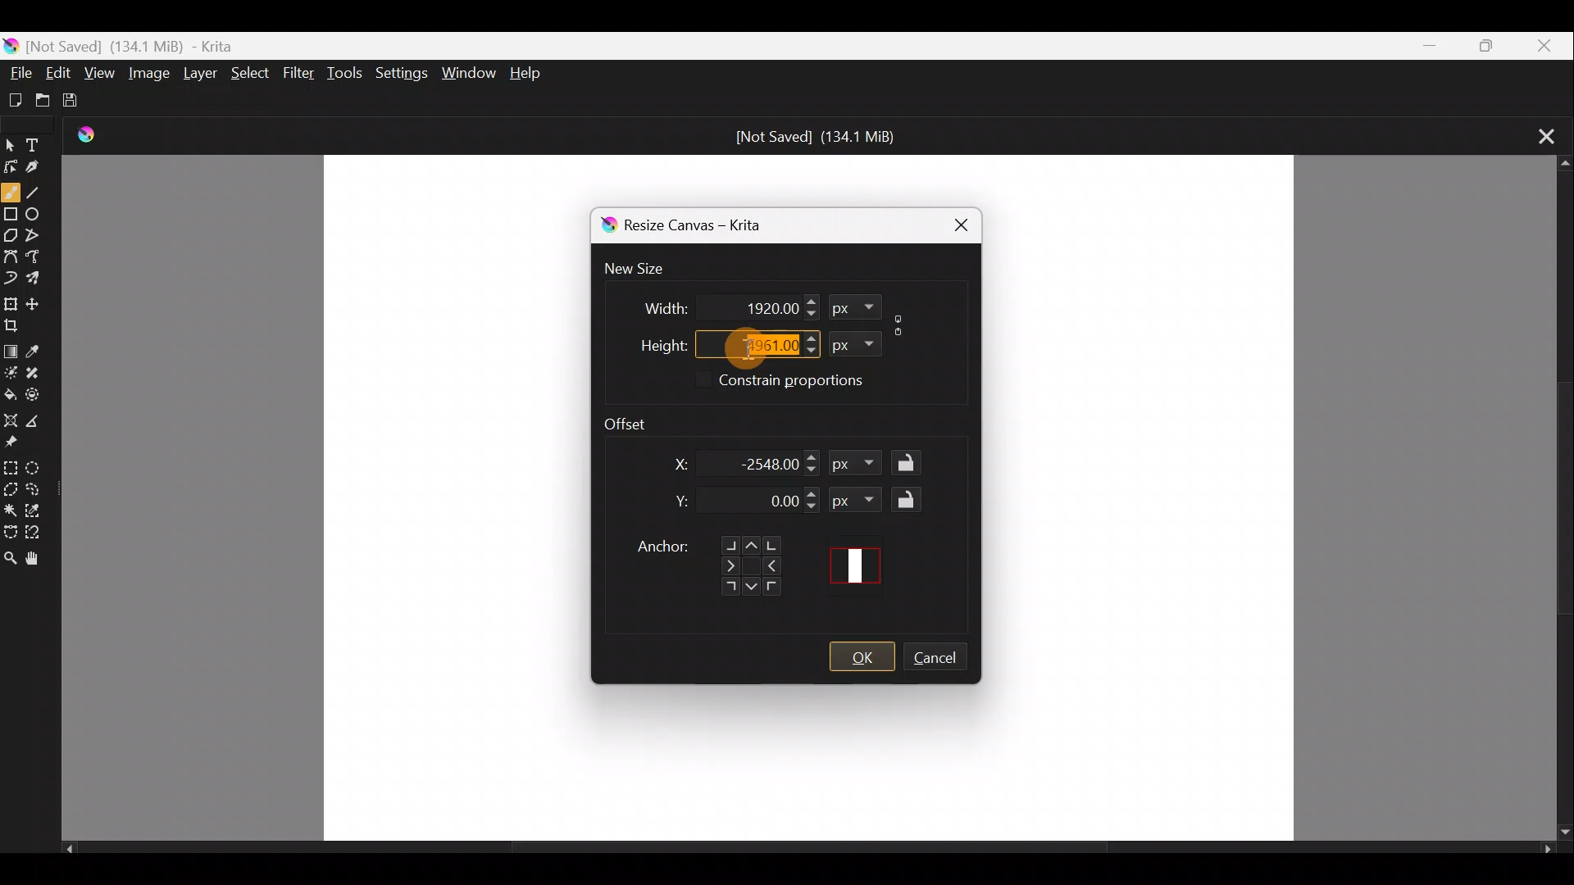 The image size is (1574, 885). Describe the element at coordinates (43, 169) in the screenshot. I see `Calligraphy` at that location.